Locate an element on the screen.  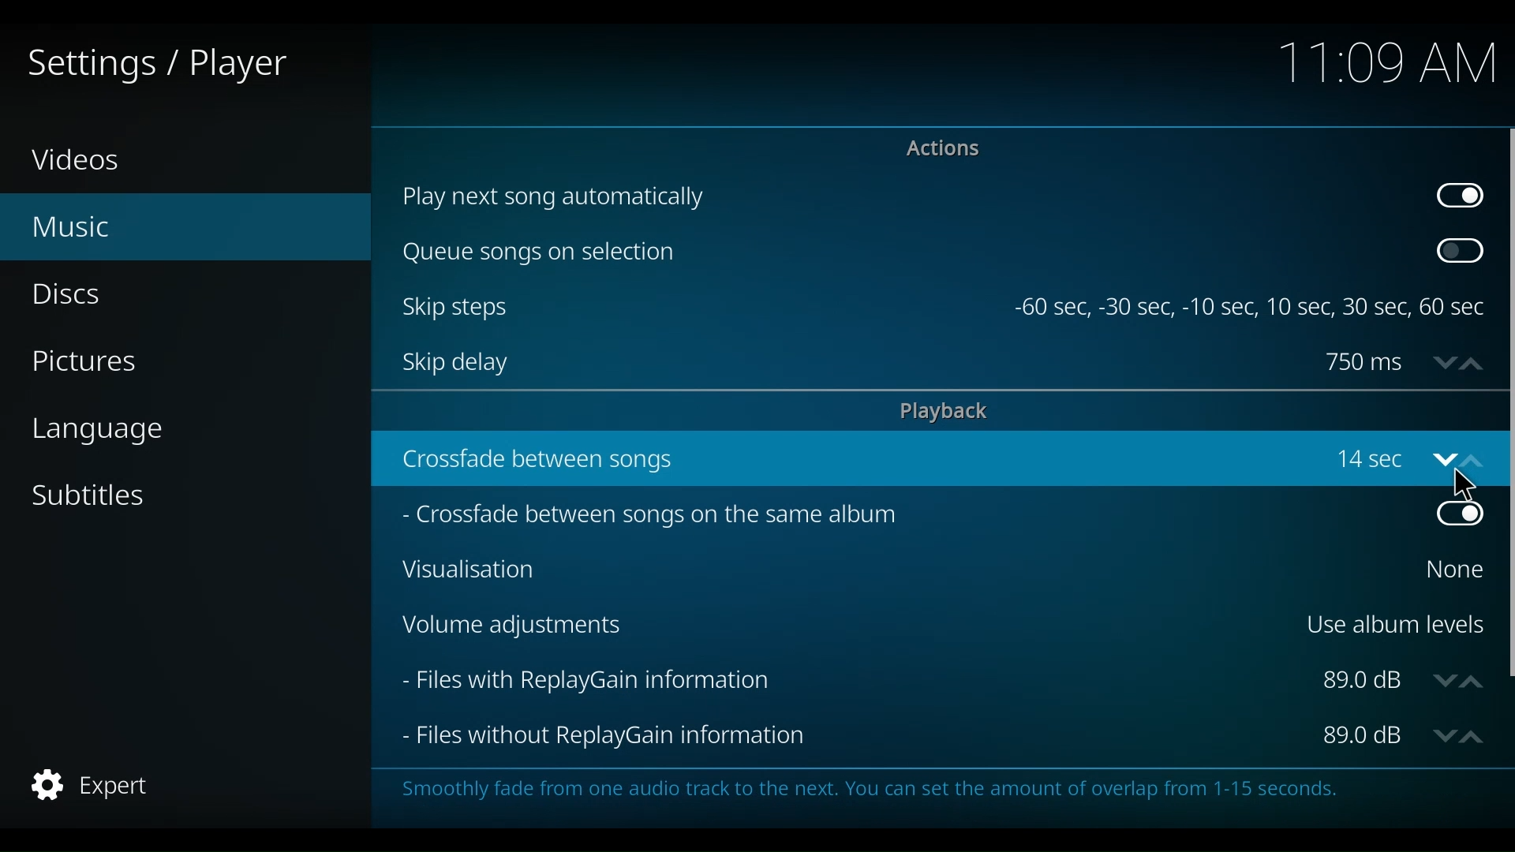
Use album levels is located at coordinates (1393, 622).